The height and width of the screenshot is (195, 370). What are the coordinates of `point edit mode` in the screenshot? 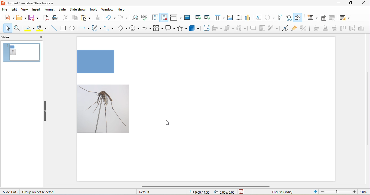 It's located at (285, 28).